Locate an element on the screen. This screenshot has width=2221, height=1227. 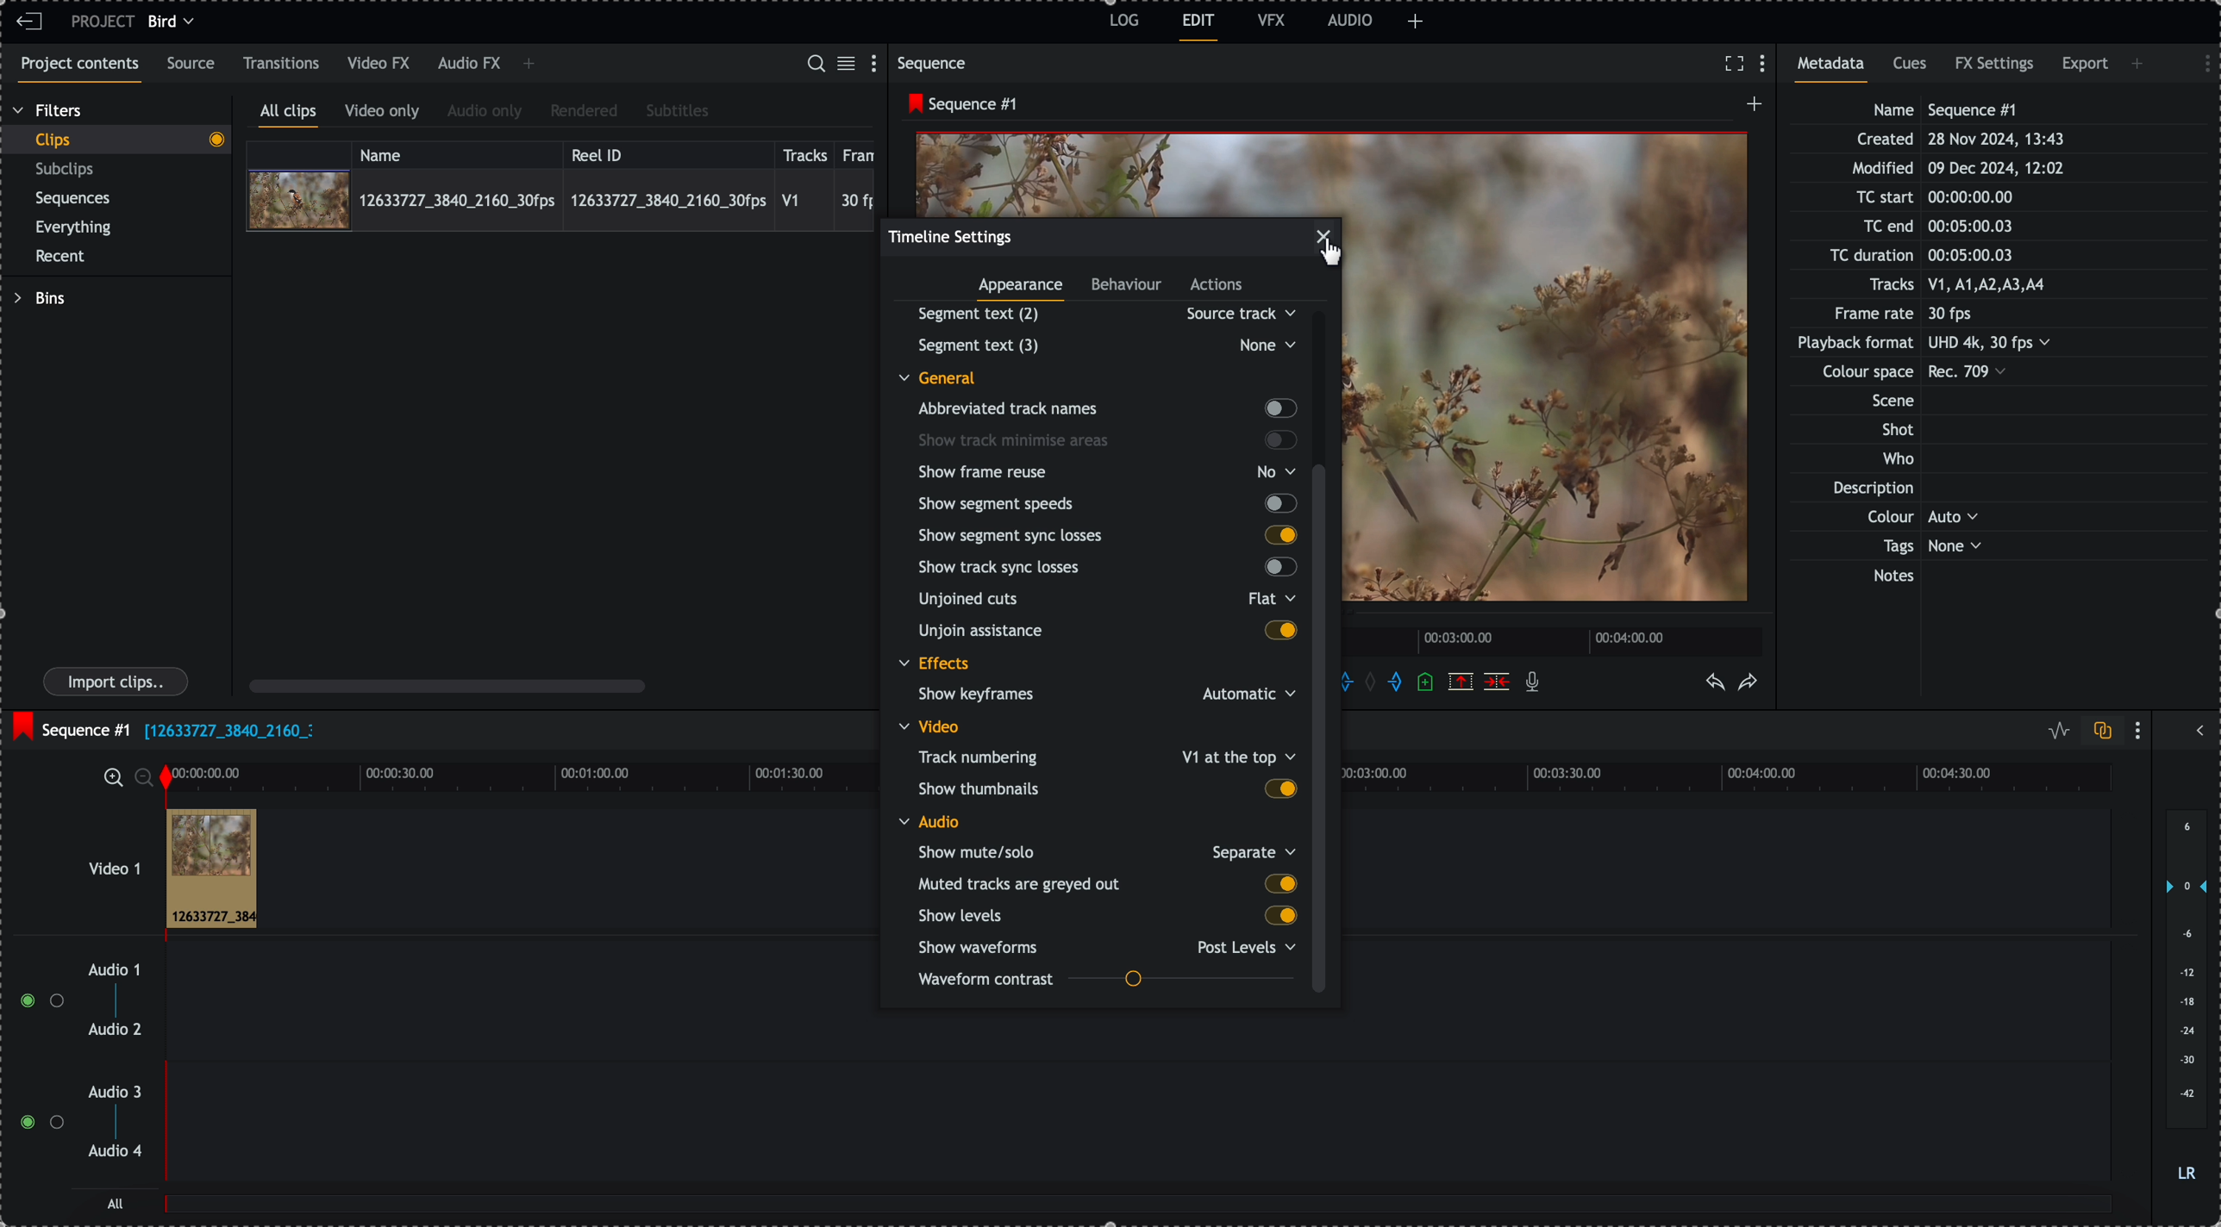
 is located at coordinates (71, 229).